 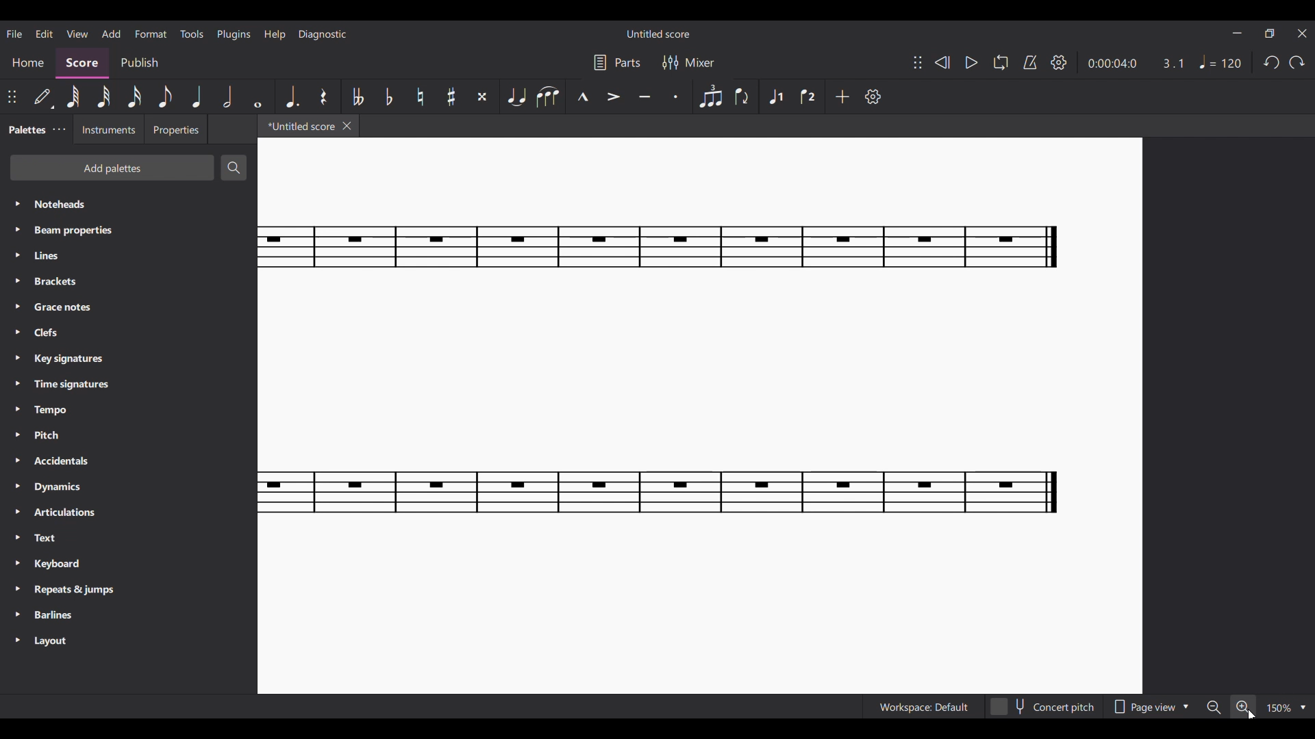 I want to click on Tuplet, so click(x=710, y=96).